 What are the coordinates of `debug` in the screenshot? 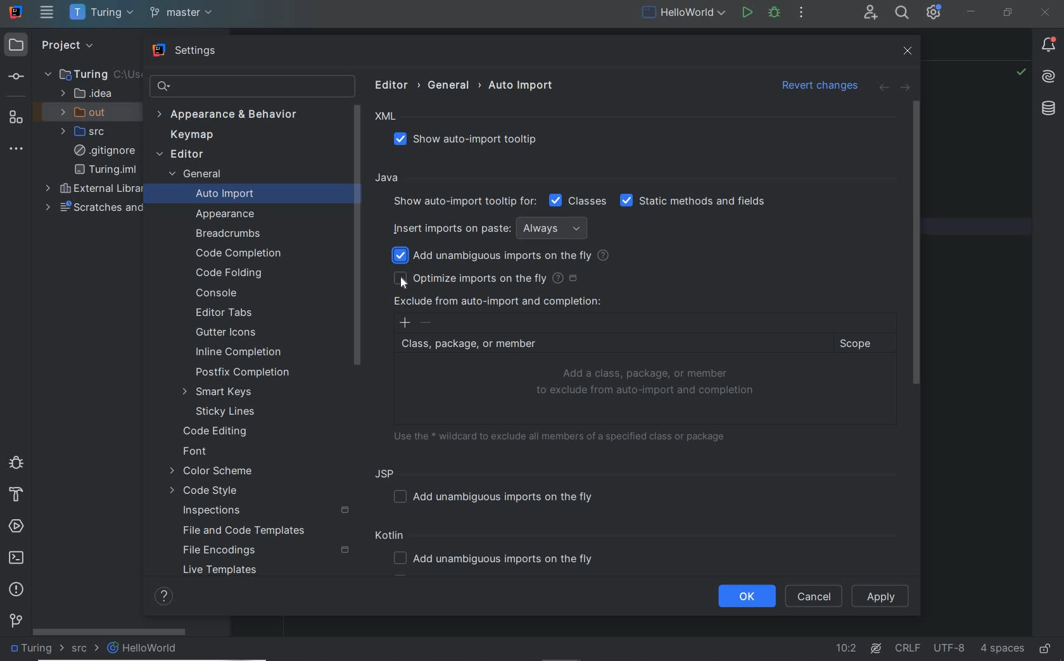 It's located at (15, 462).